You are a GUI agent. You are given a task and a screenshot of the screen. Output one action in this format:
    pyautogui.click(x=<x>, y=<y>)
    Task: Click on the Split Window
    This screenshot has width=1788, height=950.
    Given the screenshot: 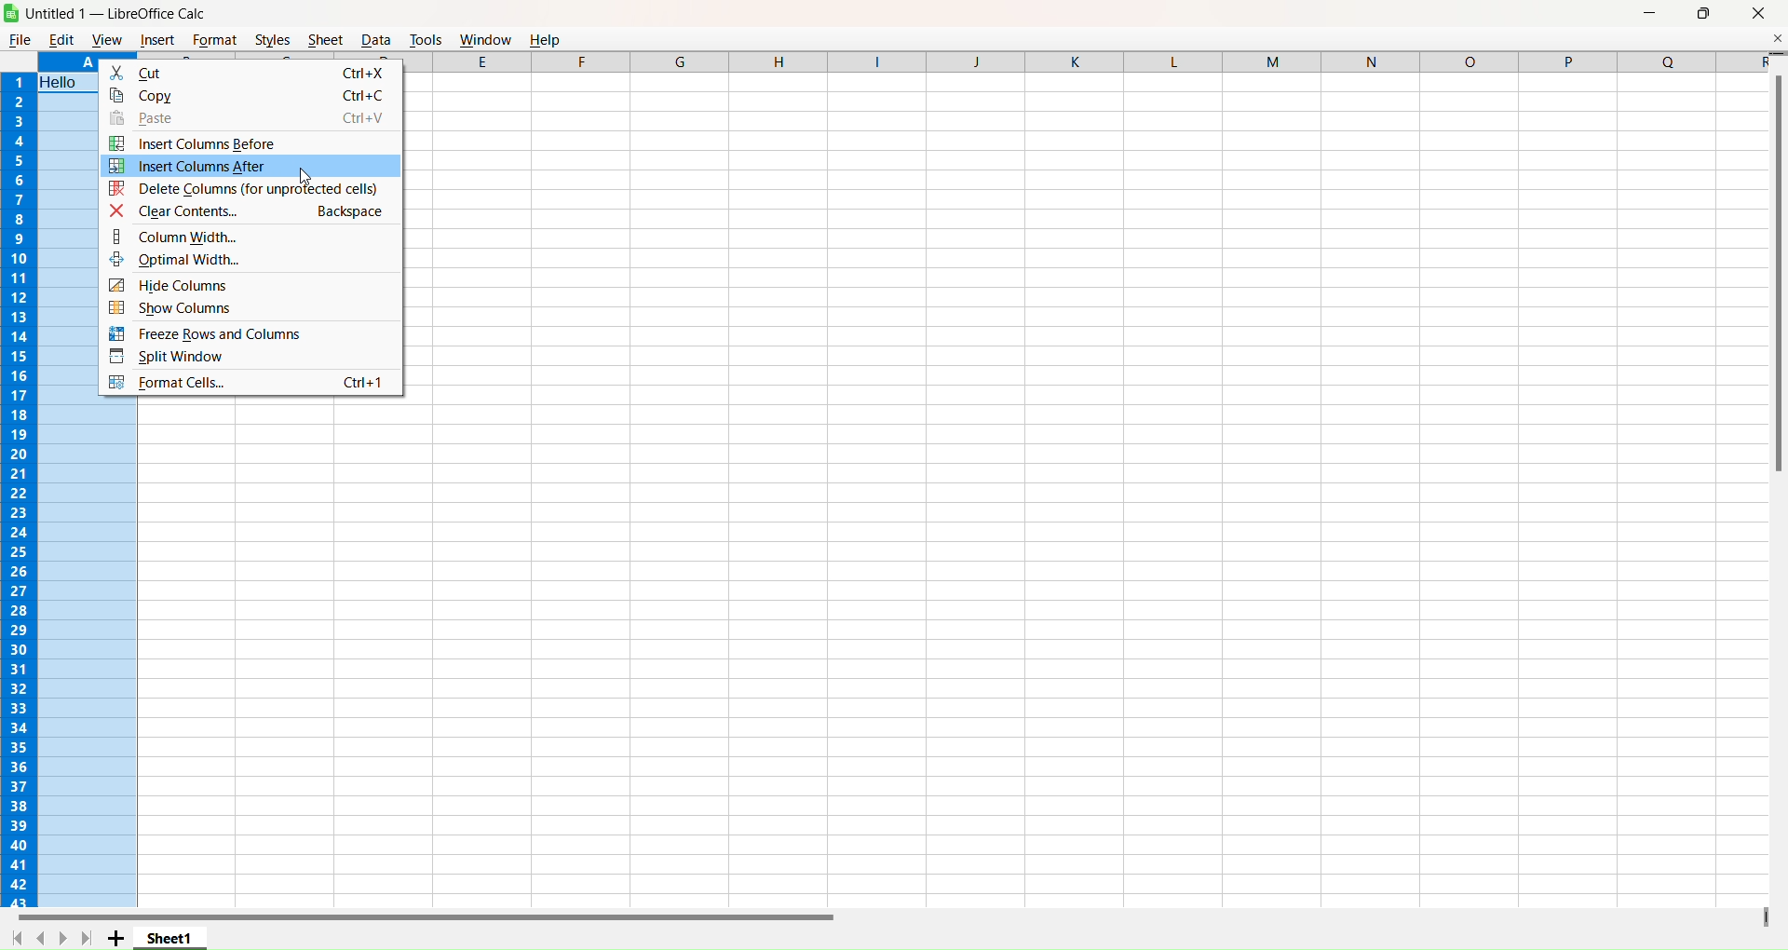 What is the action you would take?
    pyautogui.click(x=249, y=358)
    